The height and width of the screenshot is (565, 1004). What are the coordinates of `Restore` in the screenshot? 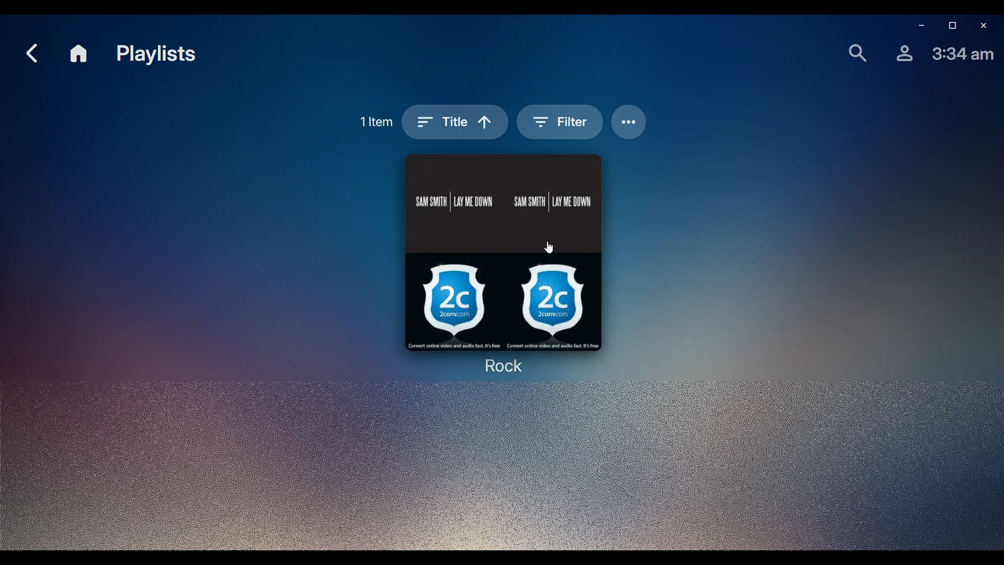 It's located at (951, 26).